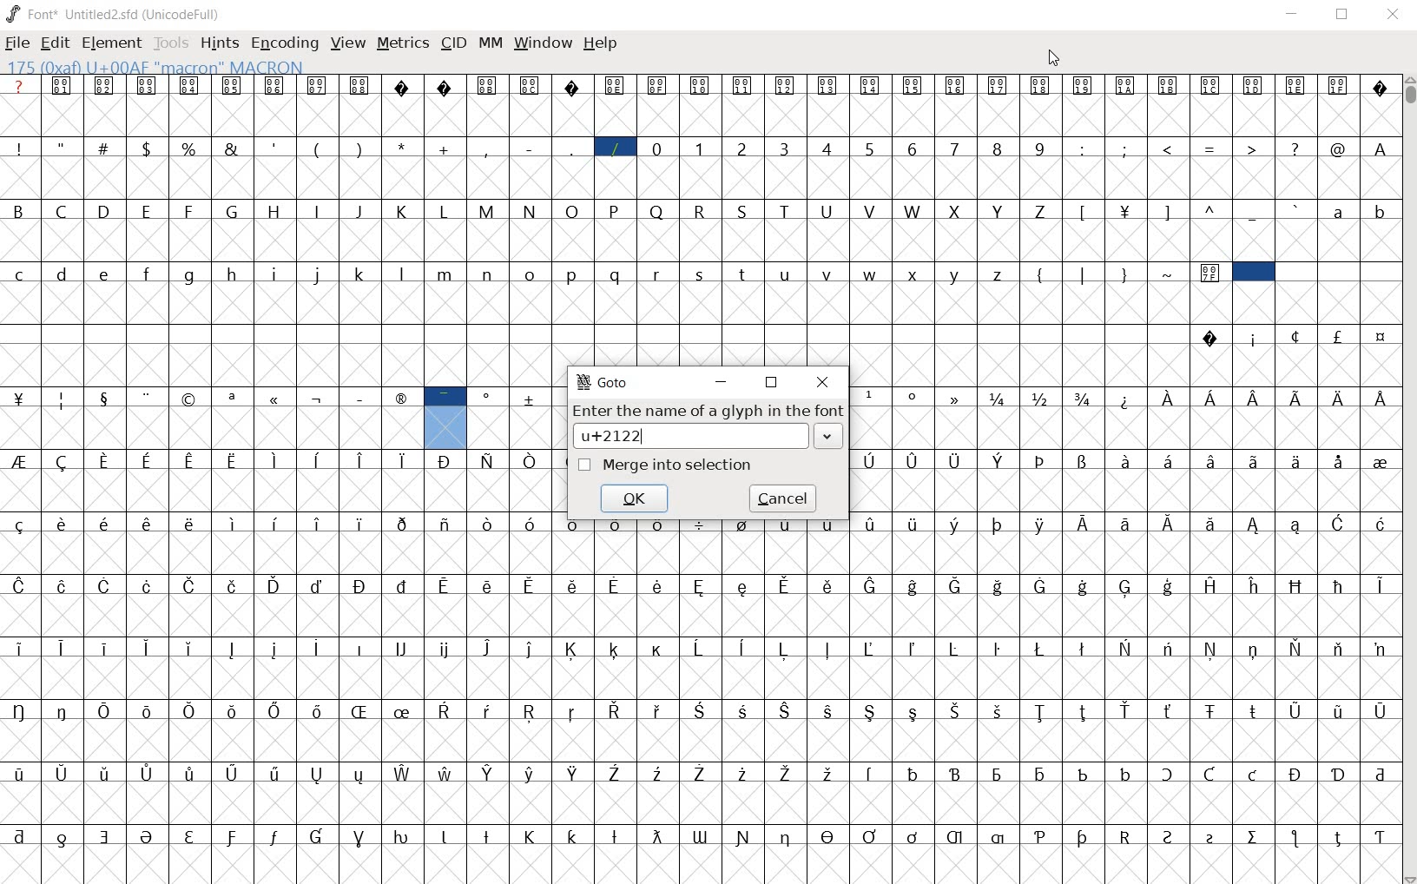 Image resolution: width=1417 pixels, height=884 pixels. Describe the element at coordinates (1036, 731) in the screenshot. I see `Latin extended characters` at that location.